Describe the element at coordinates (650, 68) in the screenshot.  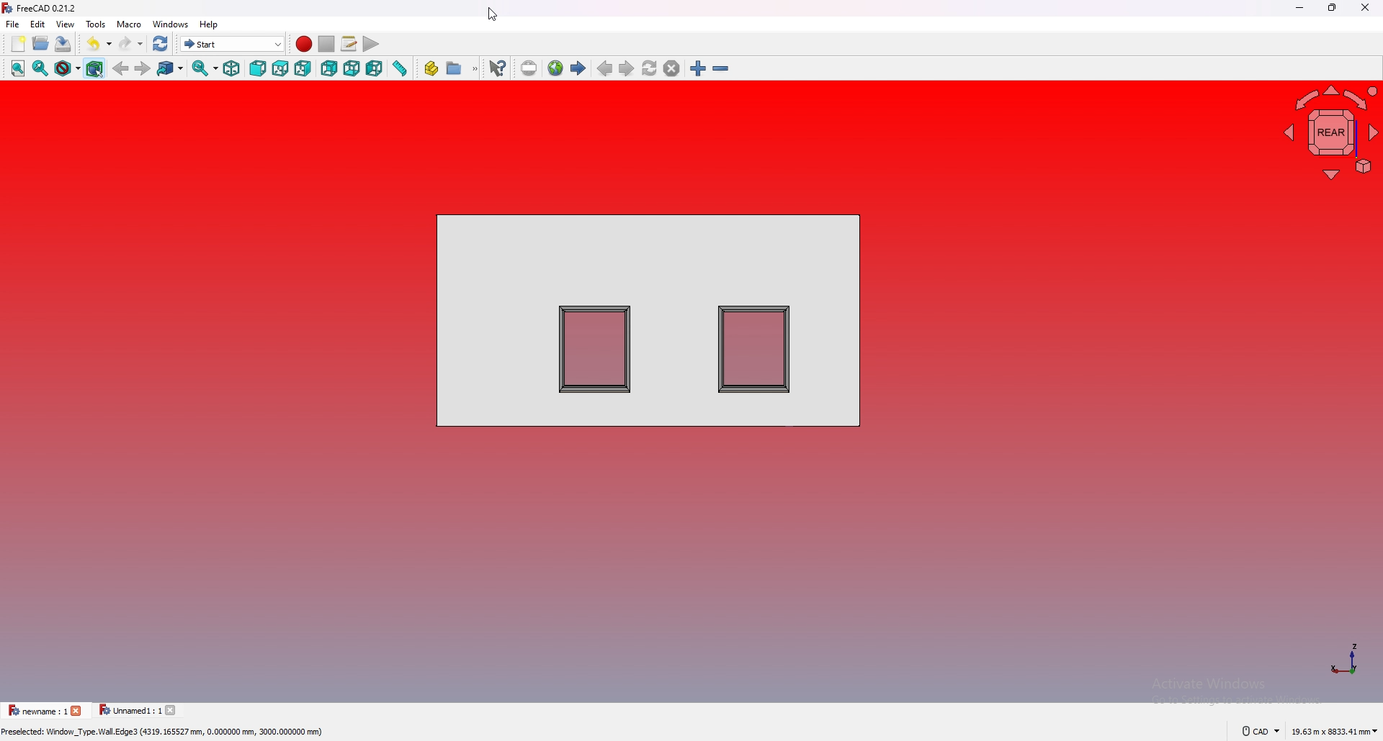
I see `reload page` at that location.